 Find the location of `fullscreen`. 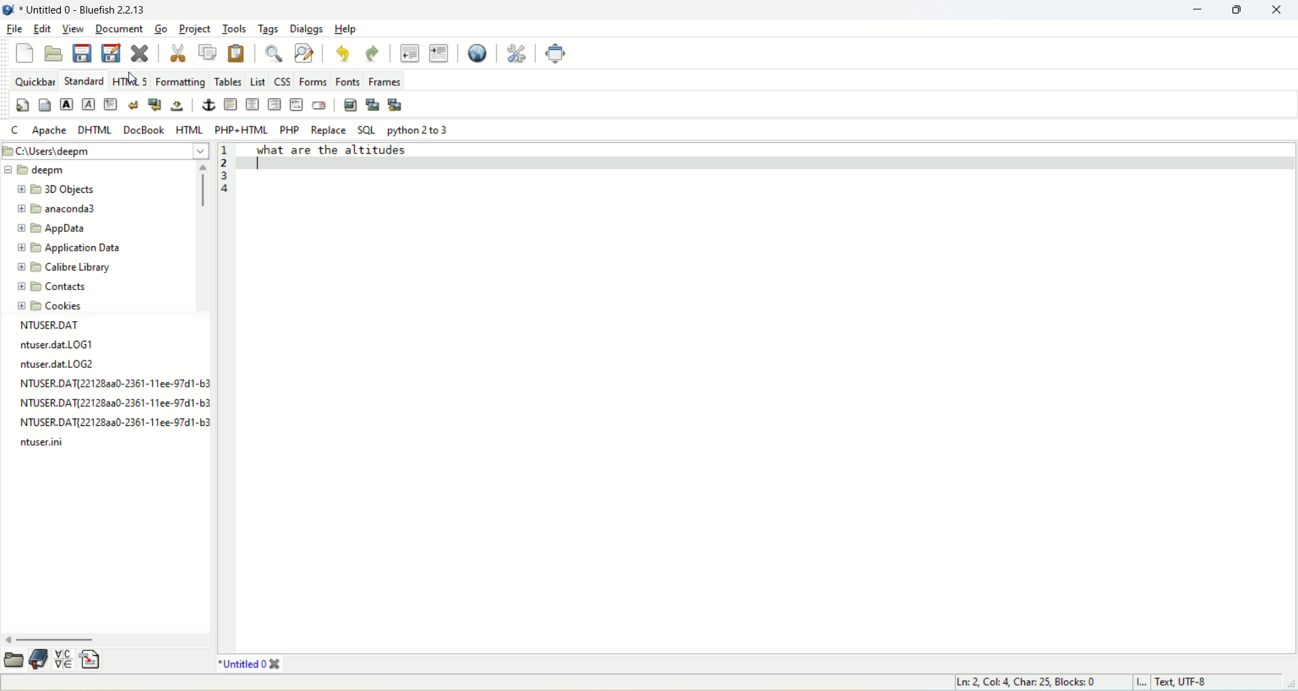

fullscreen is located at coordinates (556, 53).